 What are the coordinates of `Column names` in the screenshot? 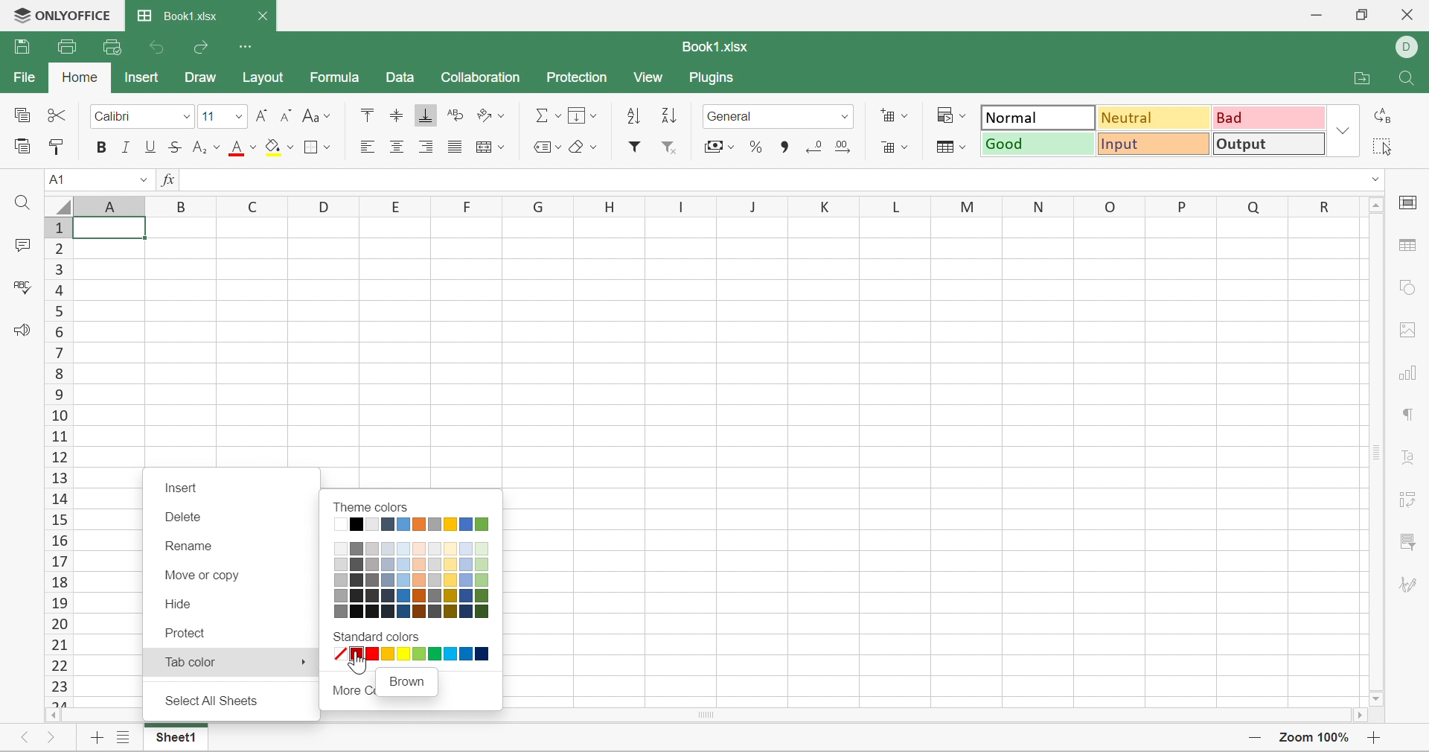 It's located at (111, 205).